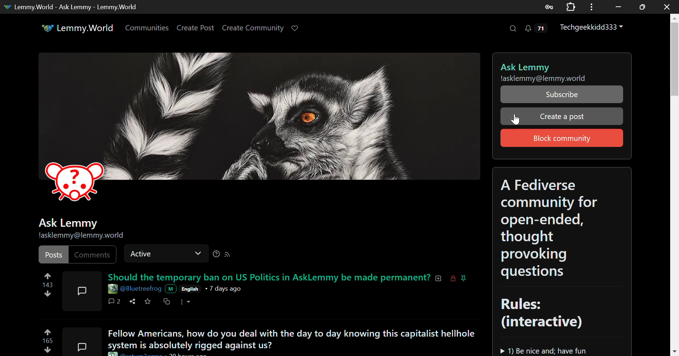 This screenshot has height=356, width=679. Describe the element at coordinates (132, 303) in the screenshot. I see `Share` at that location.